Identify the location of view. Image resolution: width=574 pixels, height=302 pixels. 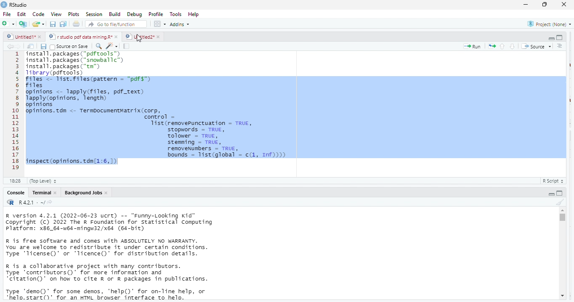
(54, 14).